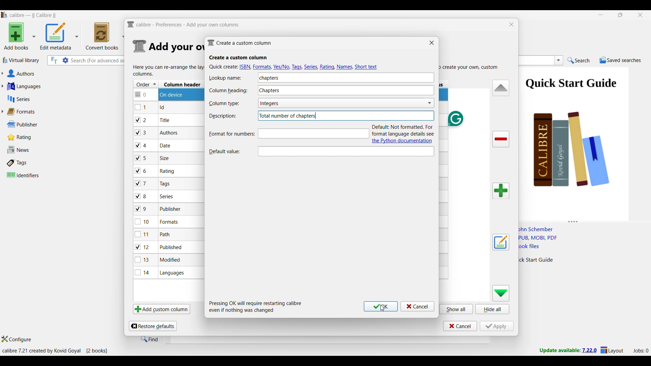 The height and width of the screenshot is (366, 651). I want to click on Convert books options, so click(105, 36).